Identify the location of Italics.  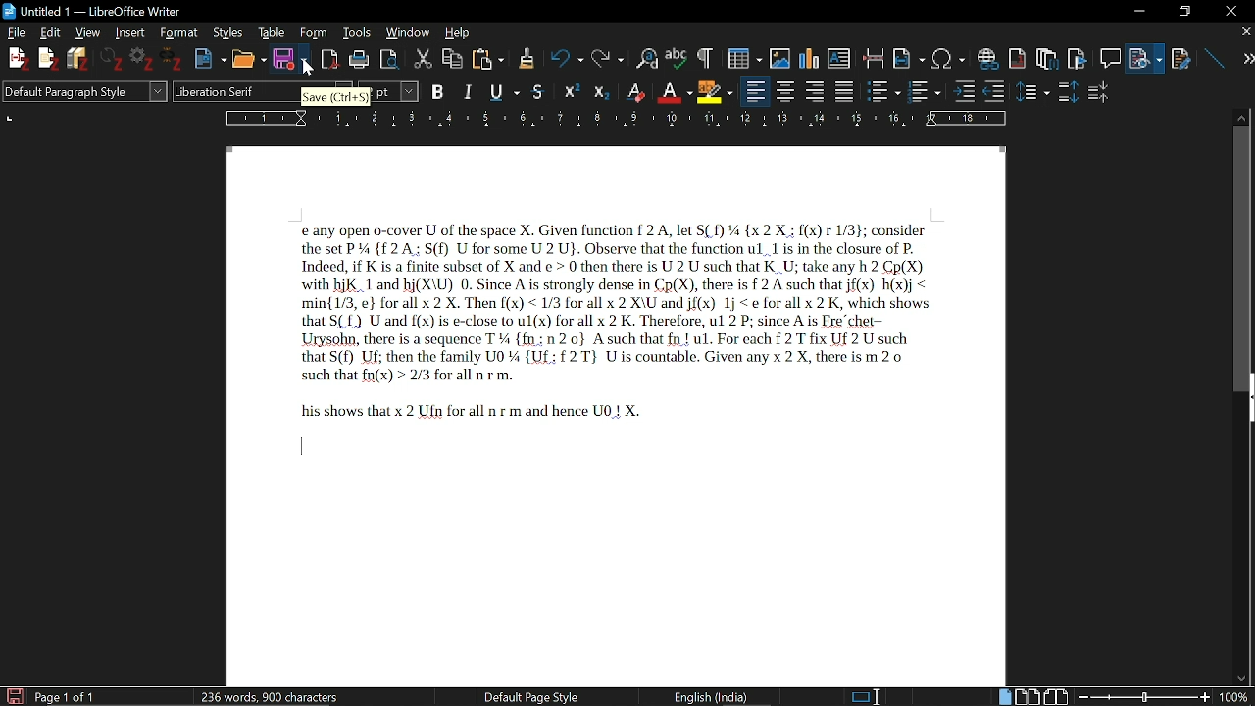
(469, 90).